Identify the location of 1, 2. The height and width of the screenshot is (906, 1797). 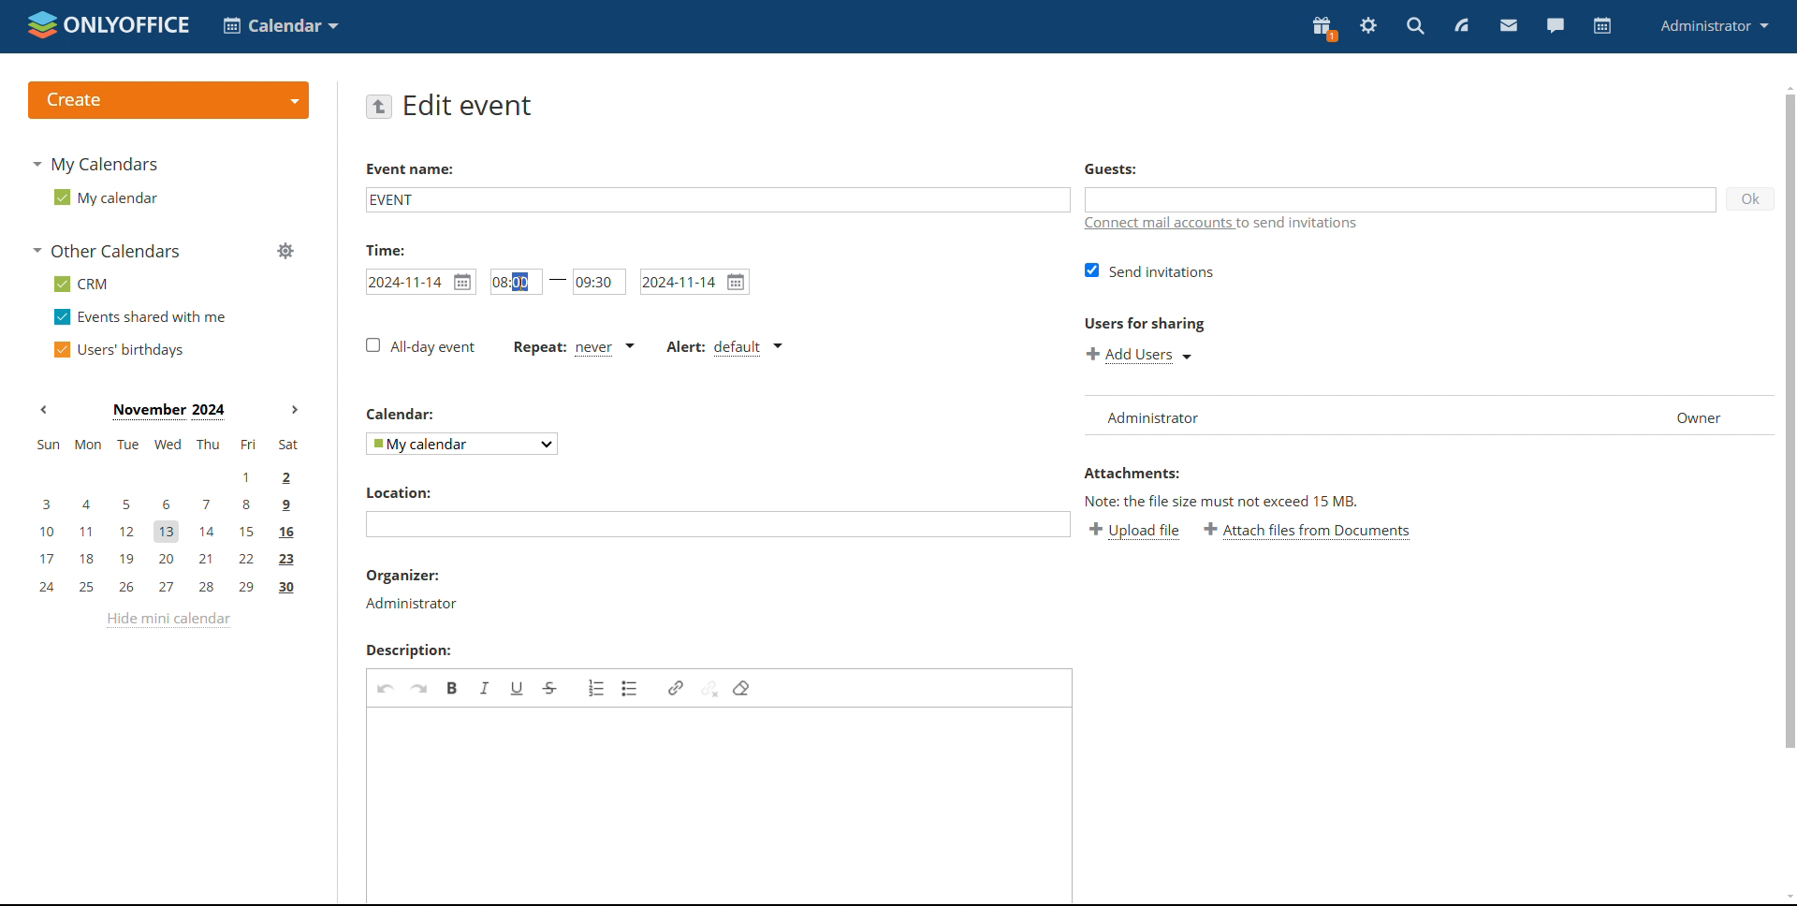
(167, 475).